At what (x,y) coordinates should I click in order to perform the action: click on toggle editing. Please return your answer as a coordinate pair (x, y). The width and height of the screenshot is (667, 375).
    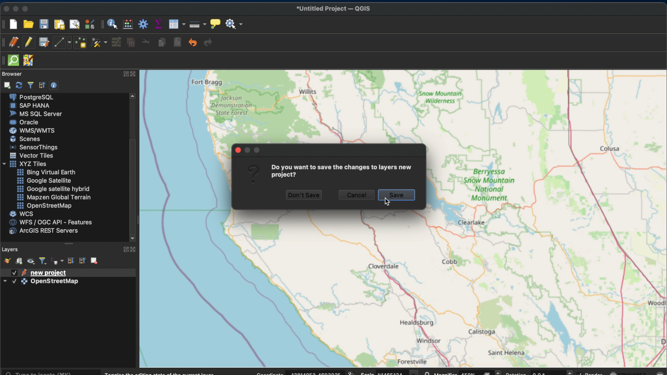
    Looking at the image, I should click on (28, 43).